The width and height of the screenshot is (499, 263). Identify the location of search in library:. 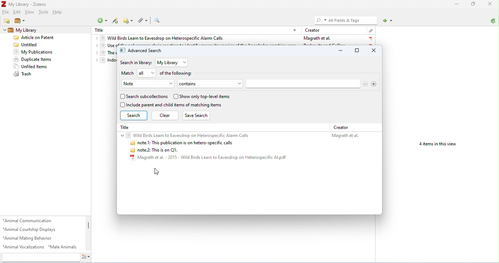
(137, 63).